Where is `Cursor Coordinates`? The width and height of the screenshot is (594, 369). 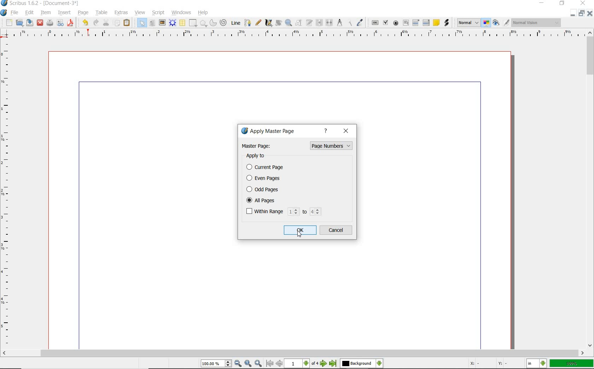
Cursor Coordinates is located at coordinates (496, 364).